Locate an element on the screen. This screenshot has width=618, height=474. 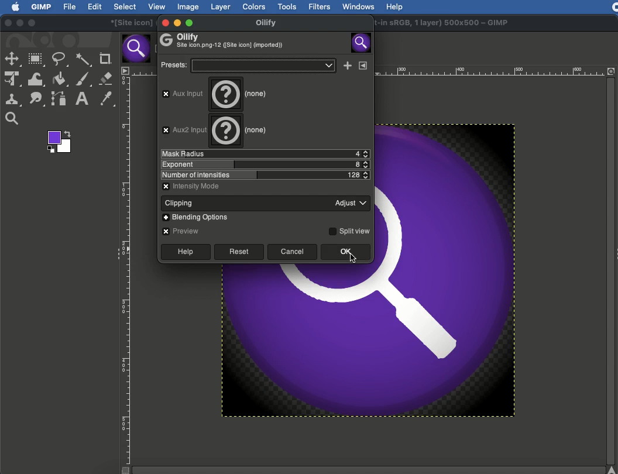
Ok is located at coordinates (347, 252).